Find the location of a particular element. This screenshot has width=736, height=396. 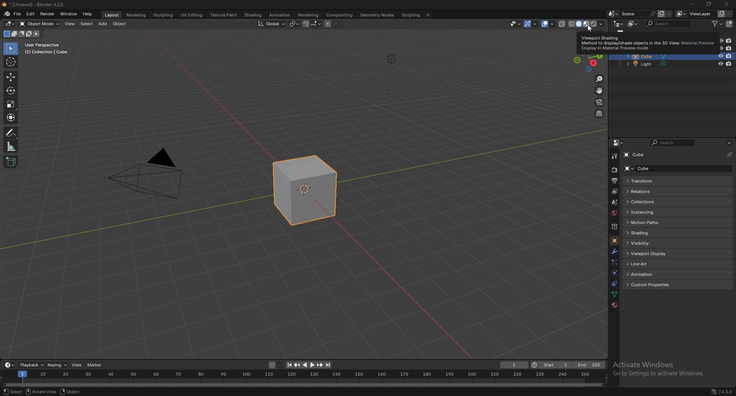

end is located at coordinates (590, 365).